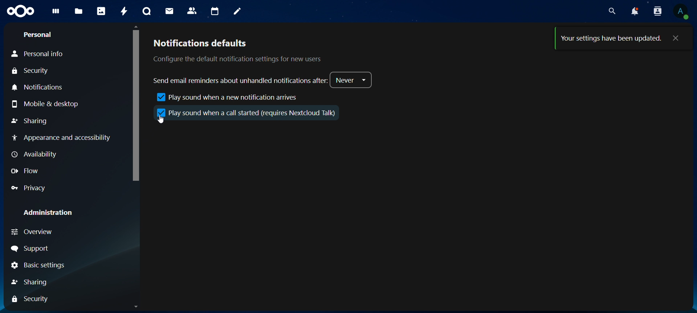 The width and height of the screenshot is (697, 313). What do you see at coordinates (37, 35) in the screenshot?
I see `Personal` at bounding box center [37, 35].